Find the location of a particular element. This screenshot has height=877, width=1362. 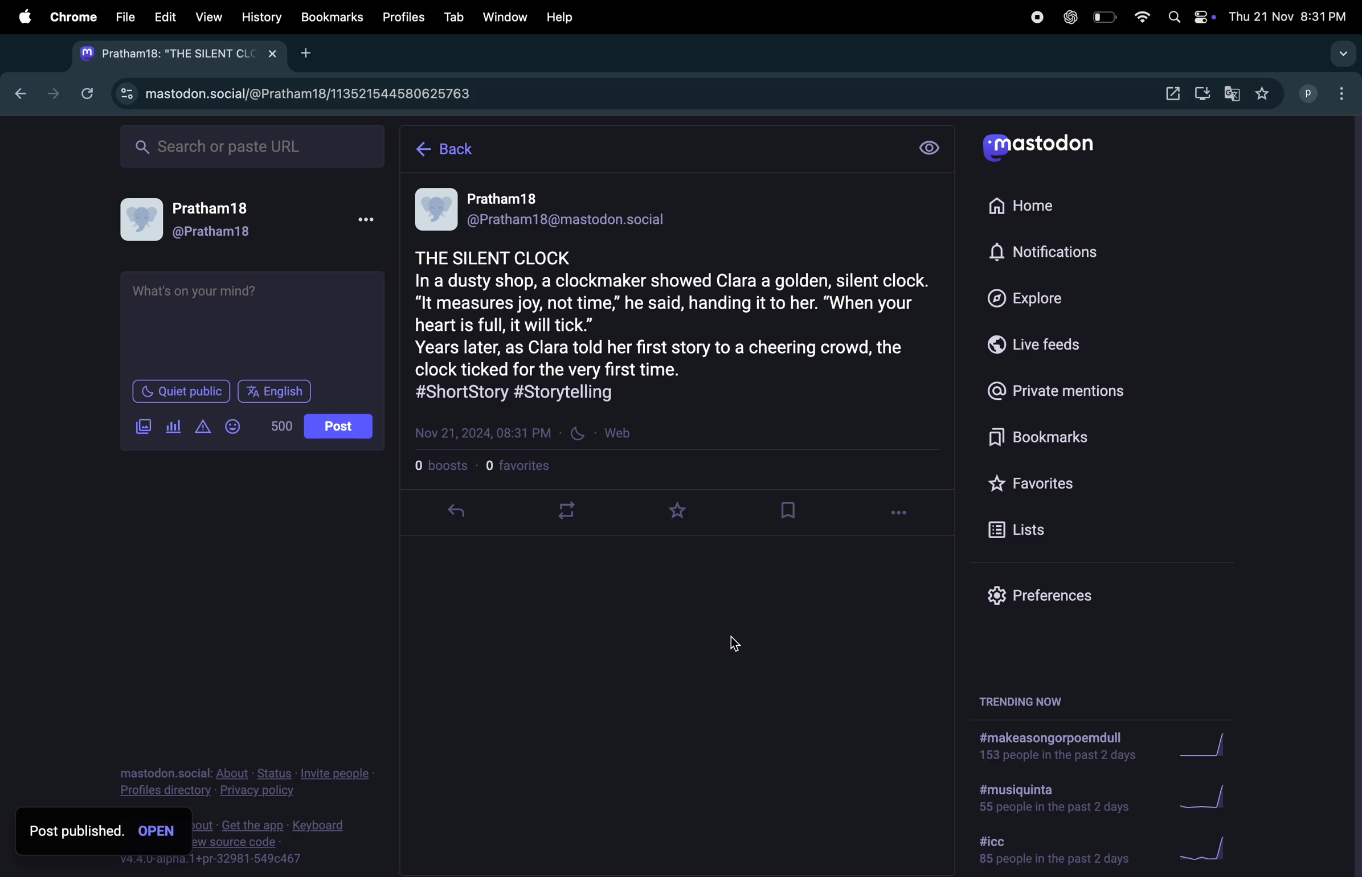

home is located at coordinates (478, 152).